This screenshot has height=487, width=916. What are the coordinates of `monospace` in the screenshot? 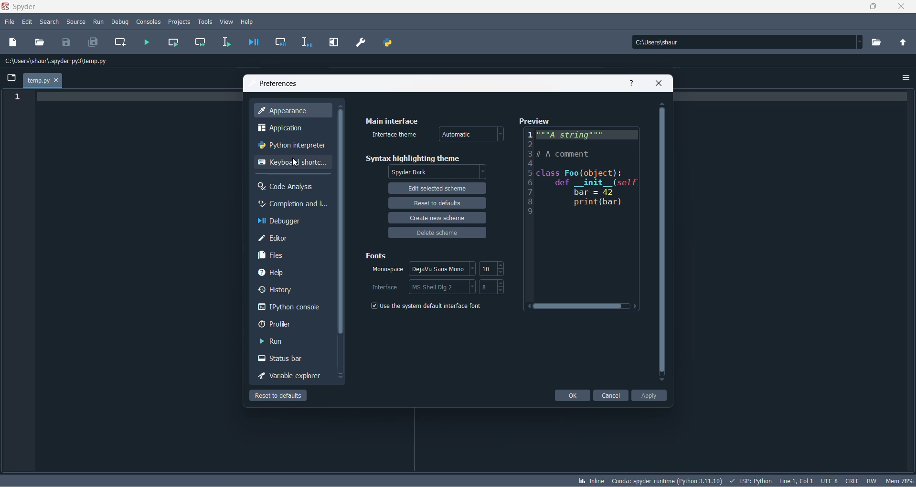 It's located at (385, 271).